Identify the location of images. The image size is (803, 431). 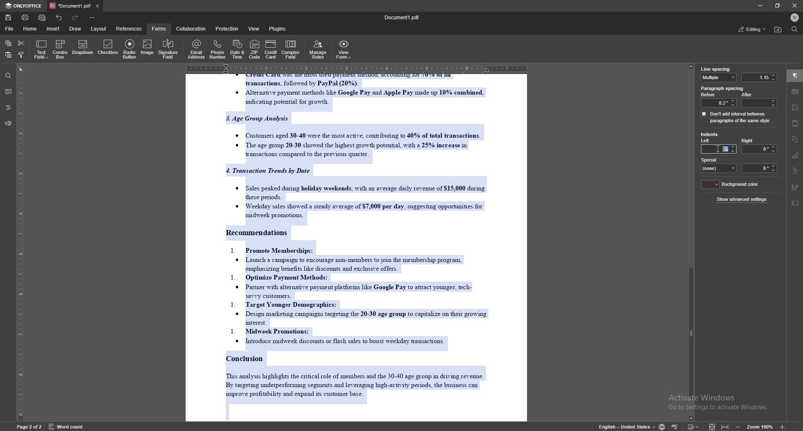
(795, 108).